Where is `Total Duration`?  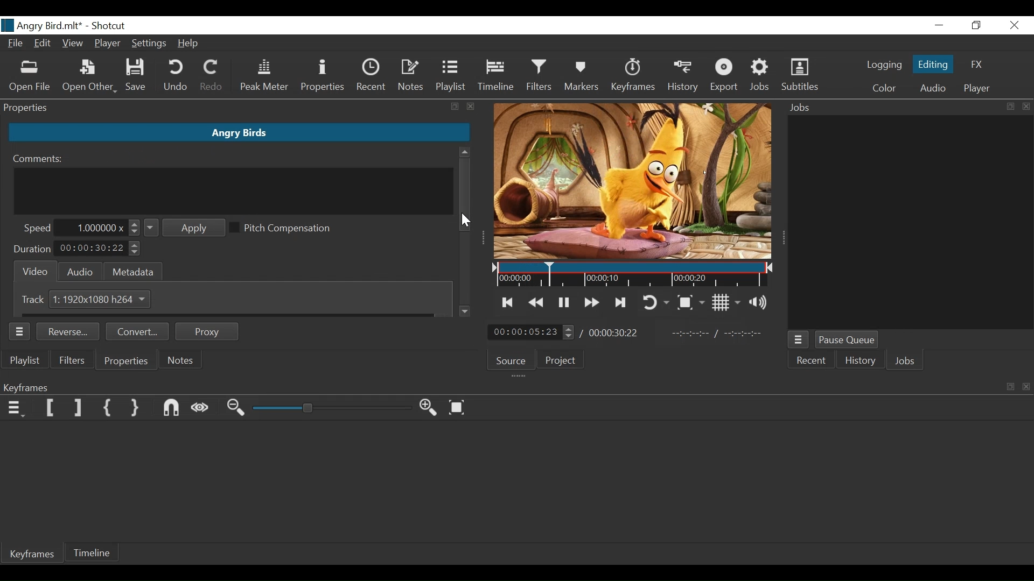 Total Duration is located at coordinates (615, 333).